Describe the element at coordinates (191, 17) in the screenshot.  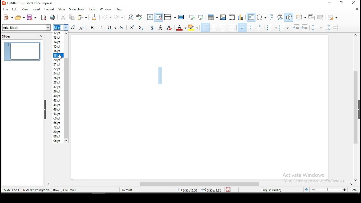
I see `start from first slide` at that location.